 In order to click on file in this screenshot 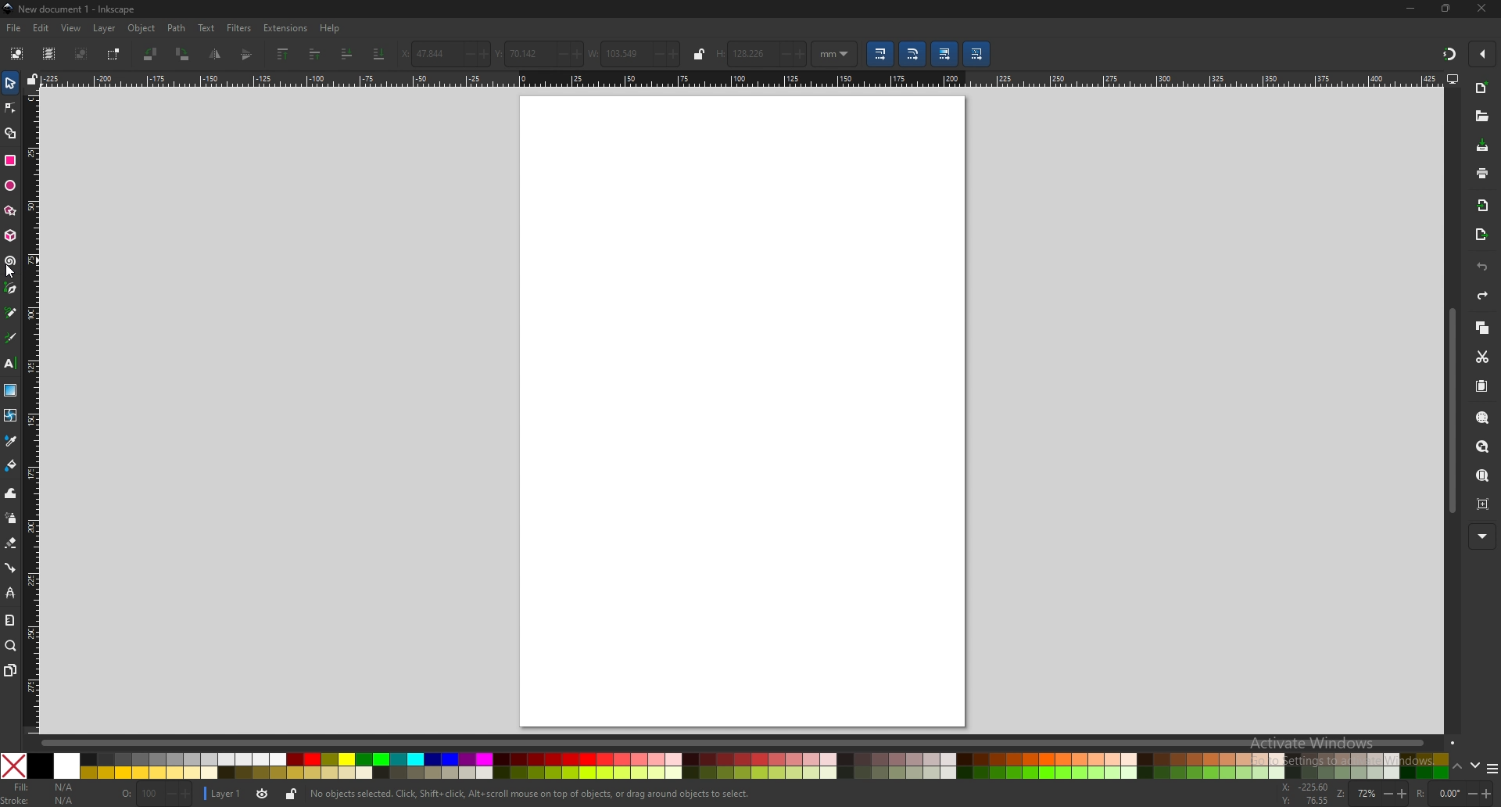, I will do `click(13, 28)`.